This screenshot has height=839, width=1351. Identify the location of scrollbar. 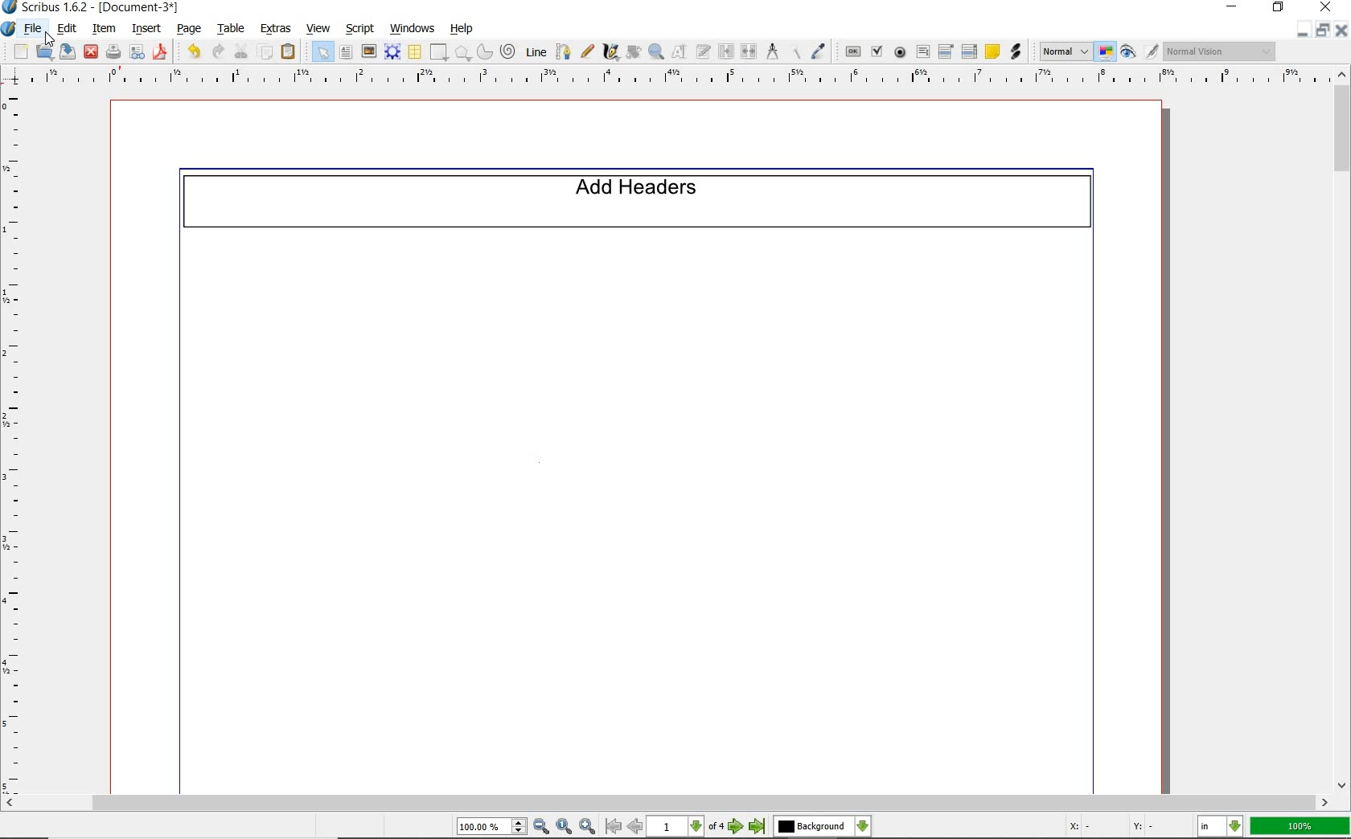
(666, 804).